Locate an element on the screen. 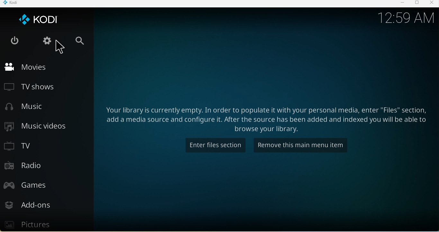 This screenshot has height=232, width=439. Exit is located at coordinates (13, 42).